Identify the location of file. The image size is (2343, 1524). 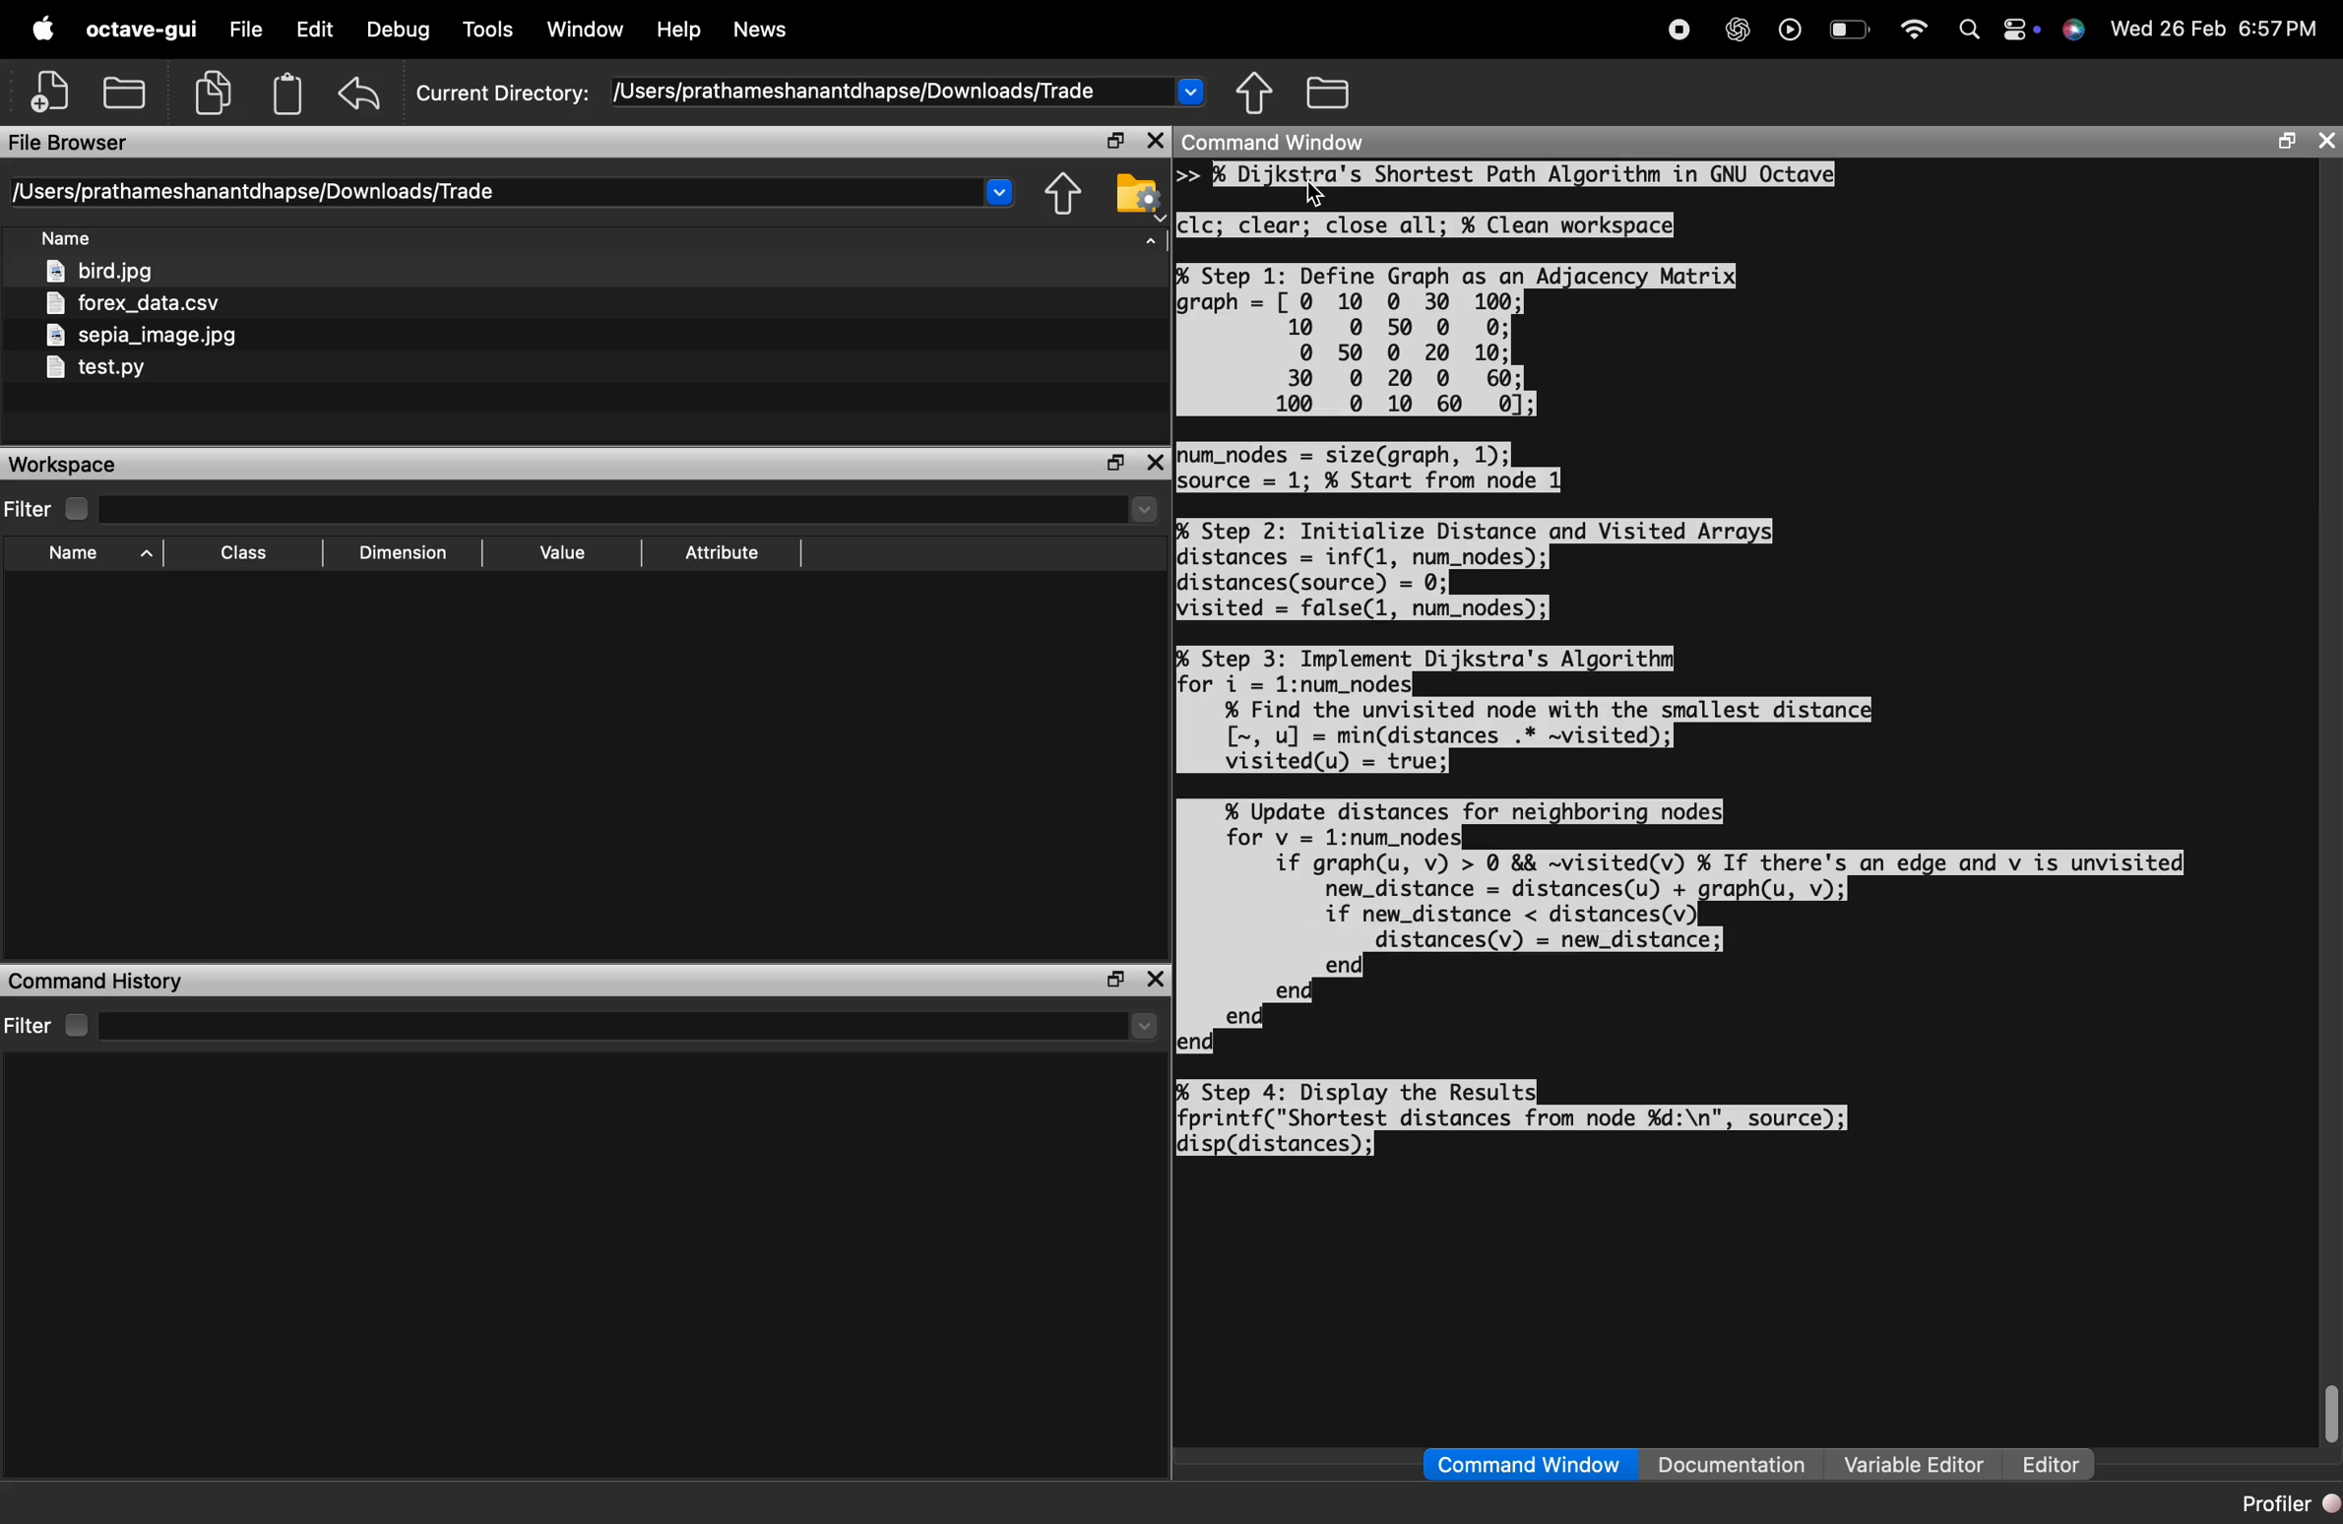
(244, 29).